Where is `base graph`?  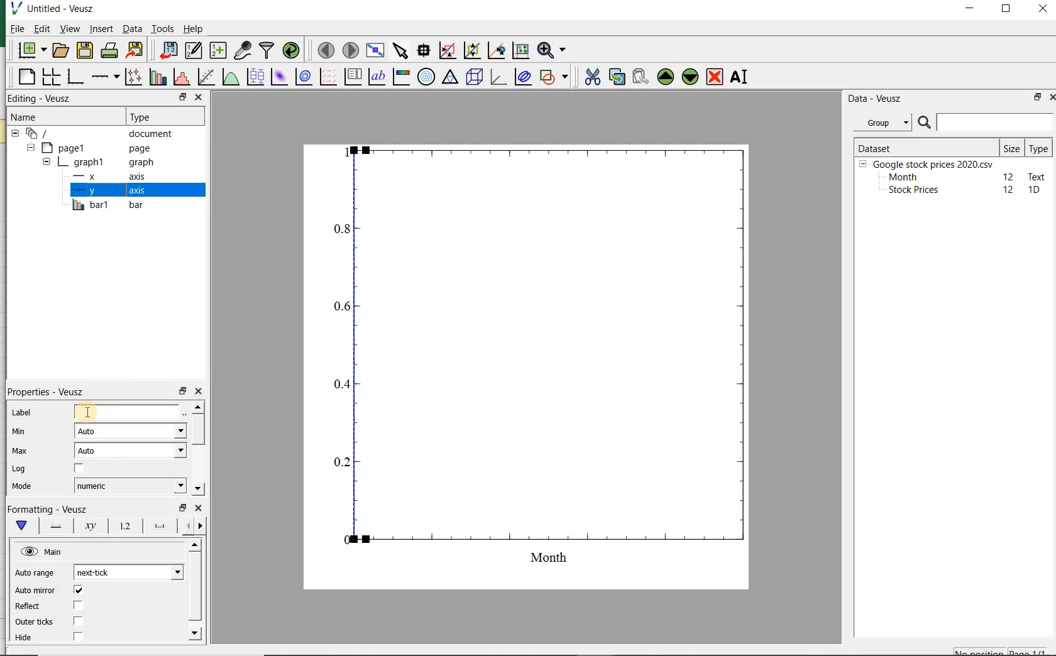
base graph is located at coordinates (75, 77).